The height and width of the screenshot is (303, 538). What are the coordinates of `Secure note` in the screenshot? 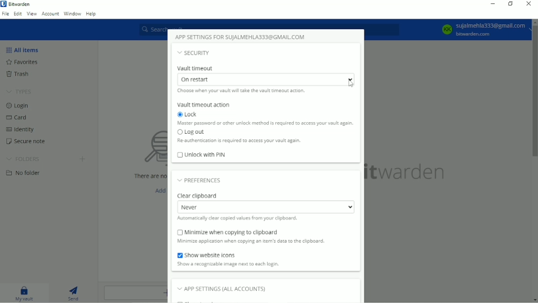 It's located at (25, 140).